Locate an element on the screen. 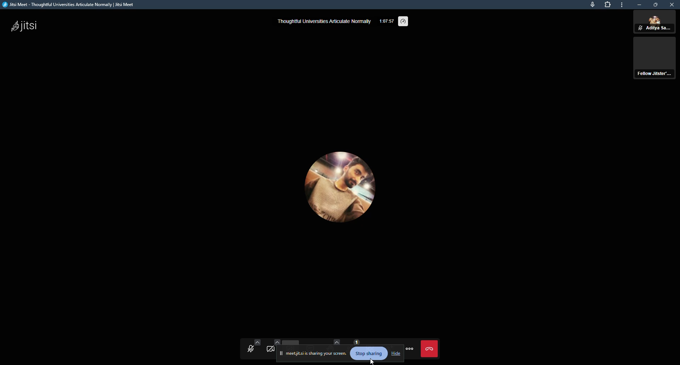 This screenshot has height=365, width=680. jitsi is located at coordinates (27, 25).